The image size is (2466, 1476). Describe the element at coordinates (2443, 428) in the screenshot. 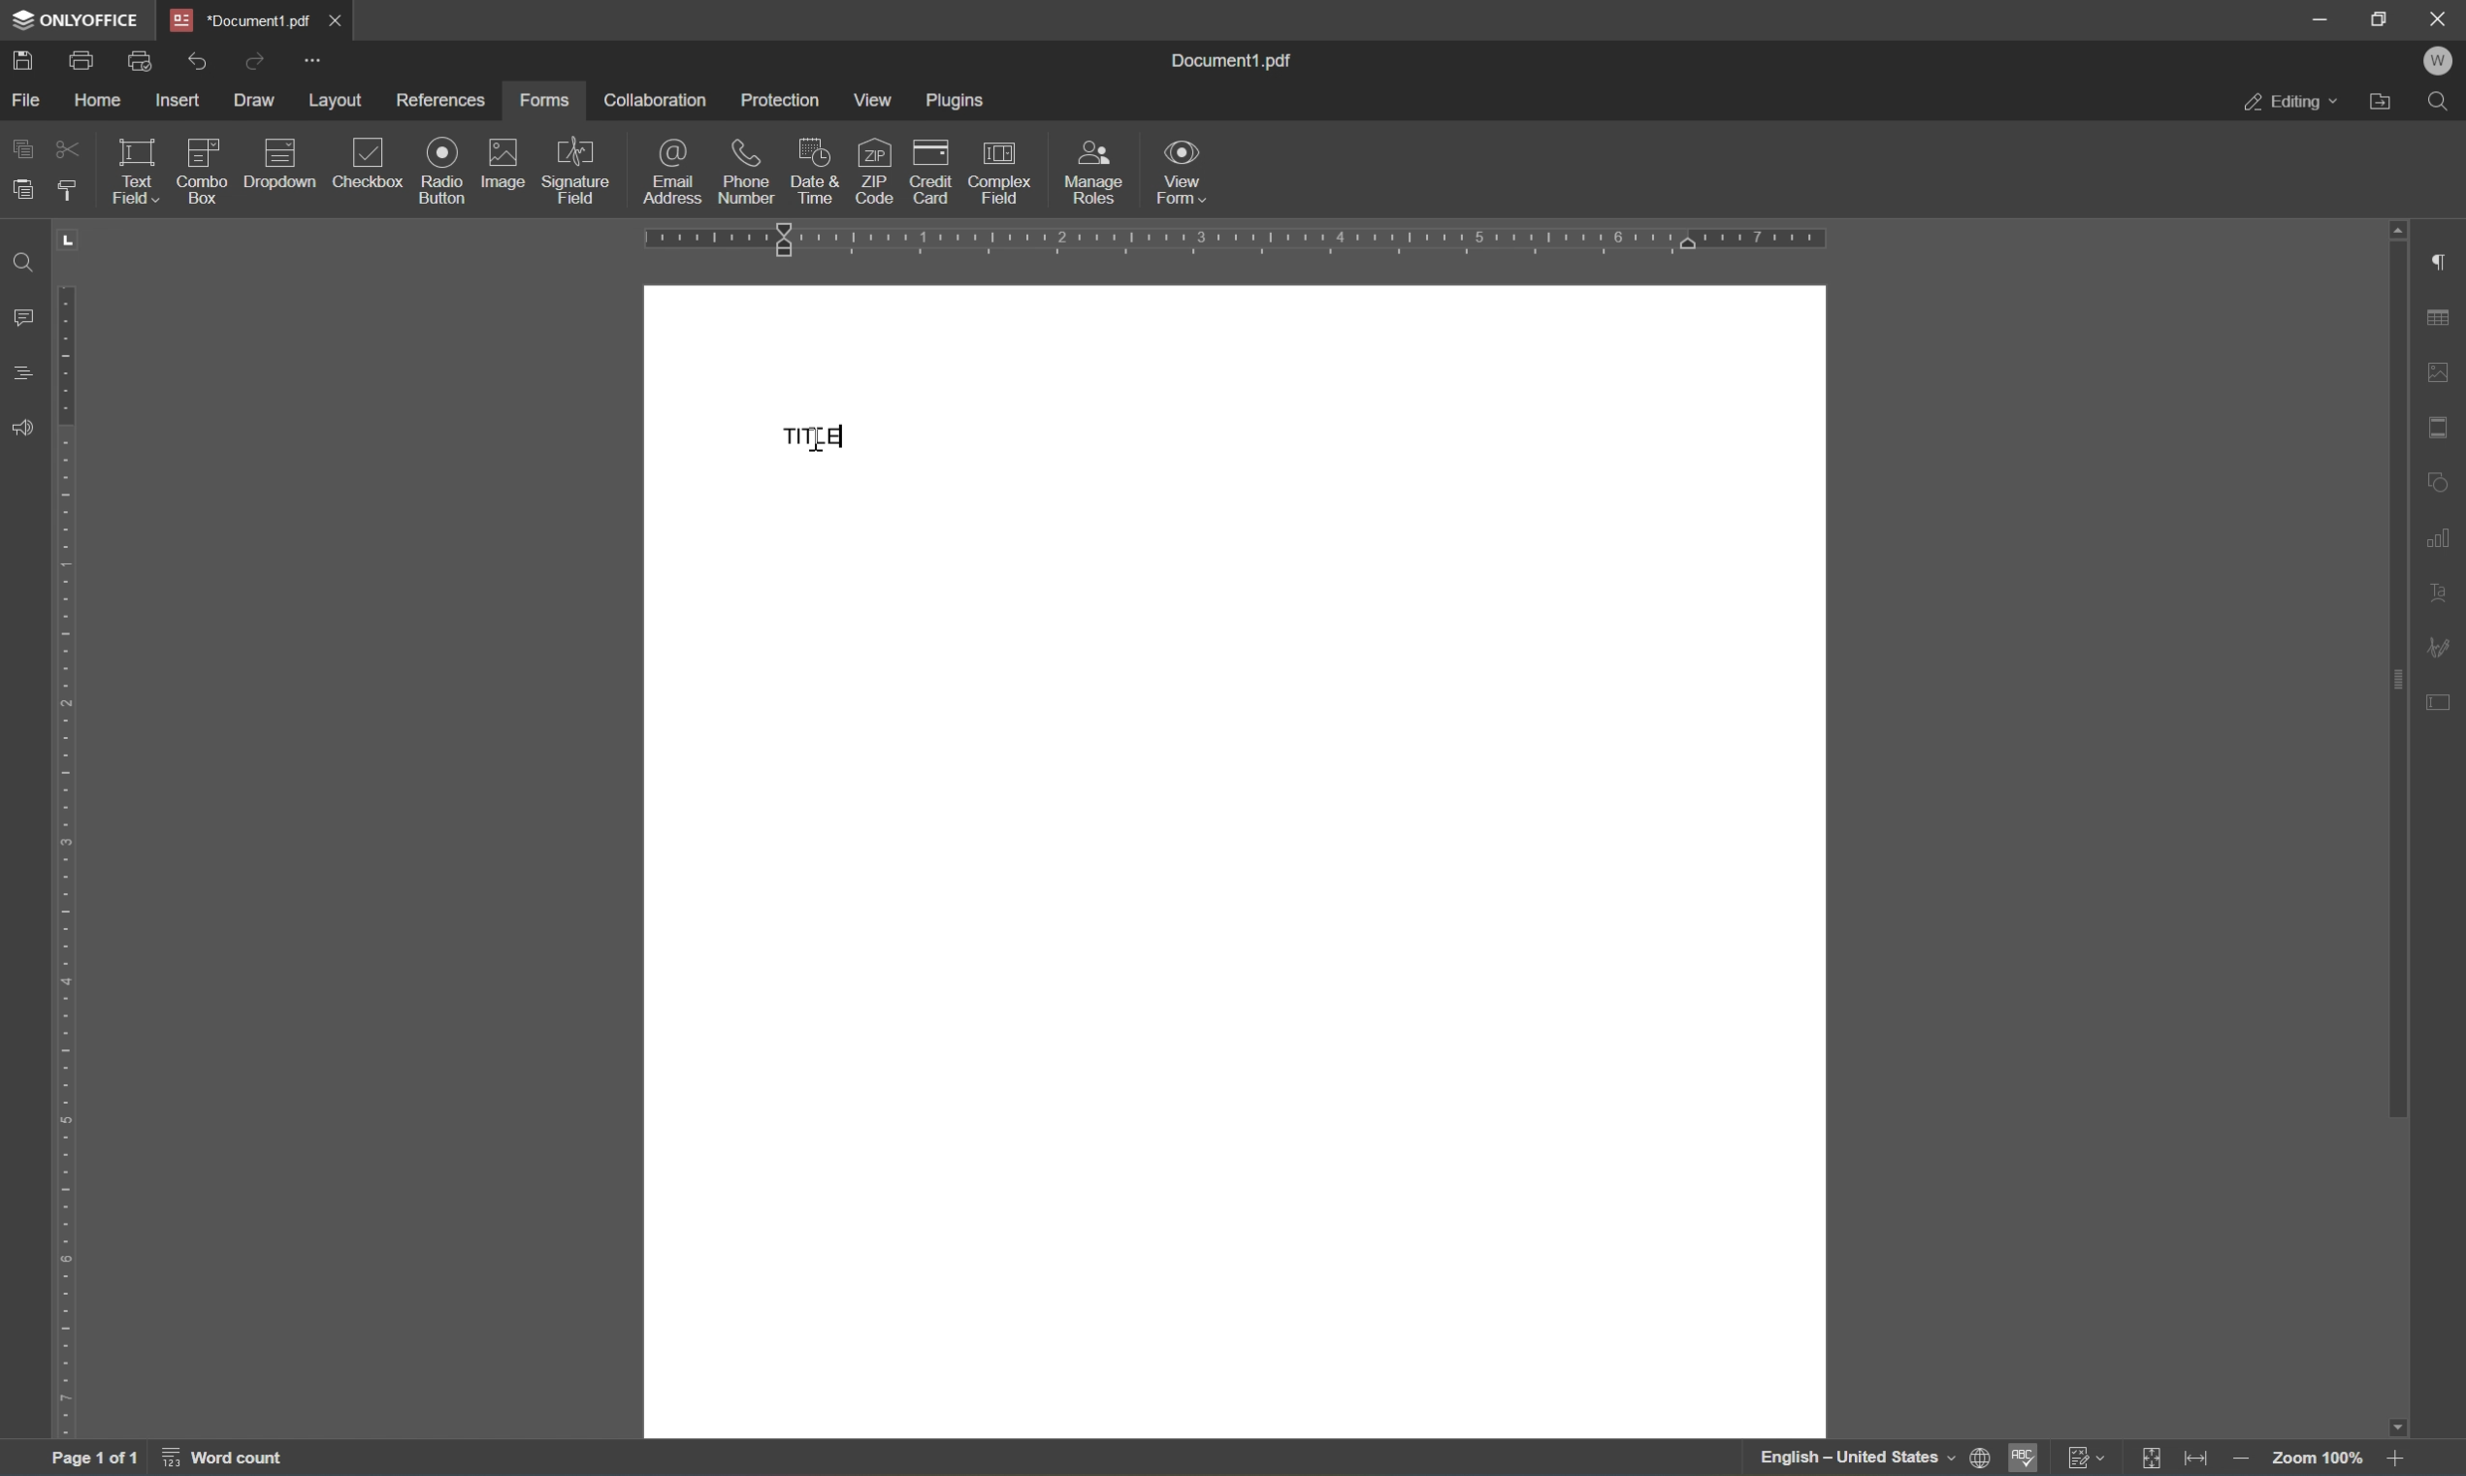

I see `header & footer settings` at that location.